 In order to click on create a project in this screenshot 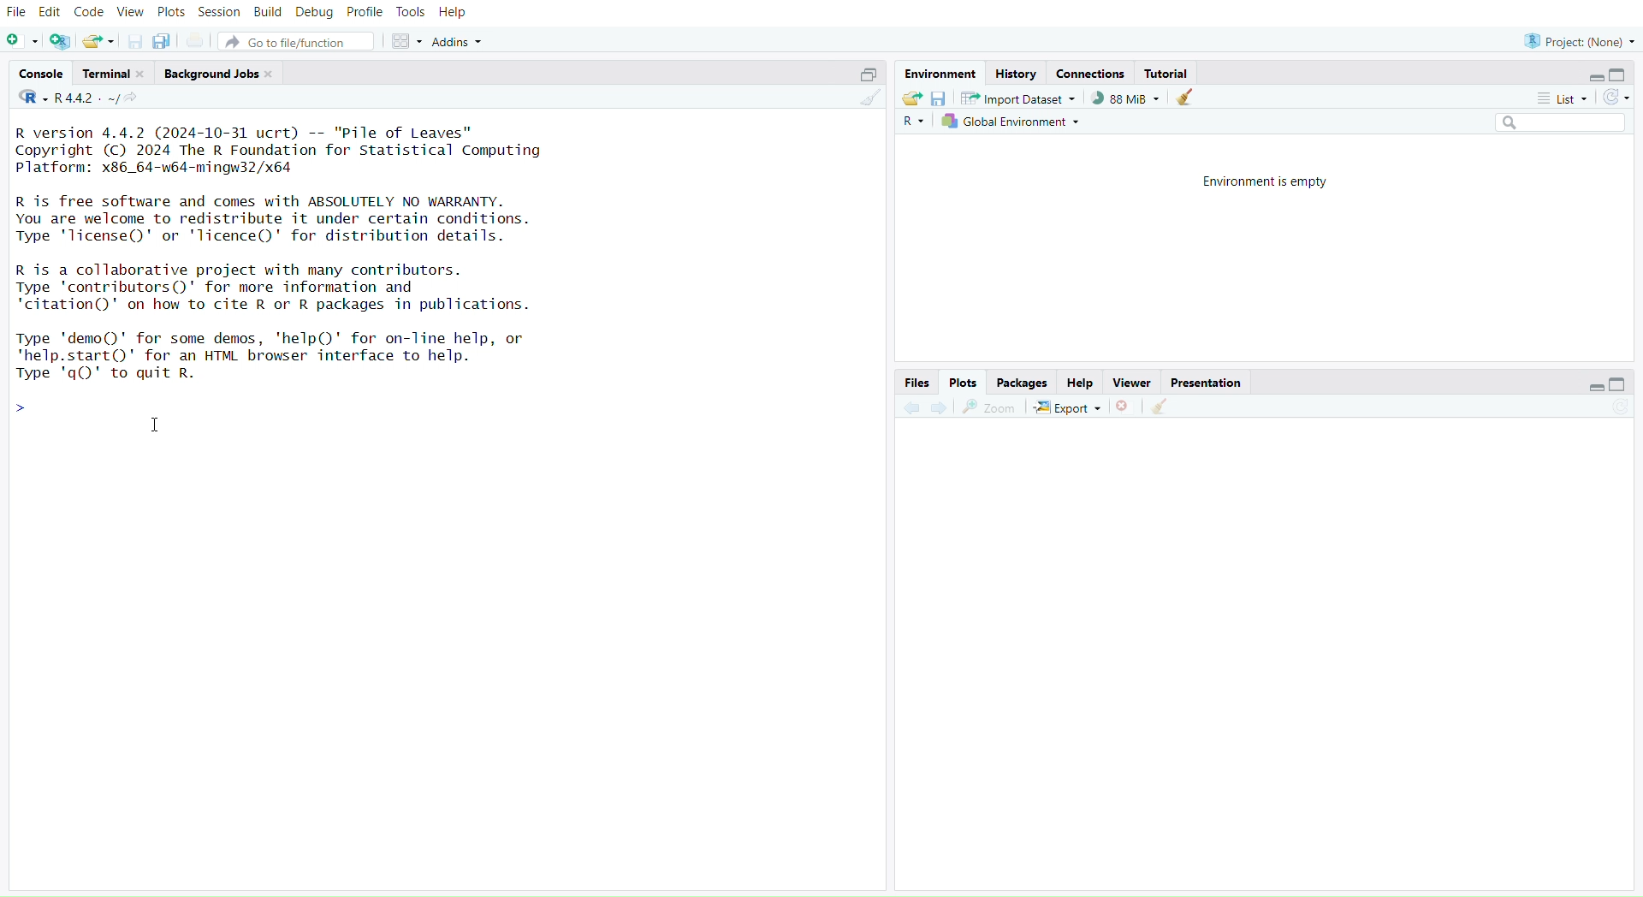, I will do `click(61, 42)`.